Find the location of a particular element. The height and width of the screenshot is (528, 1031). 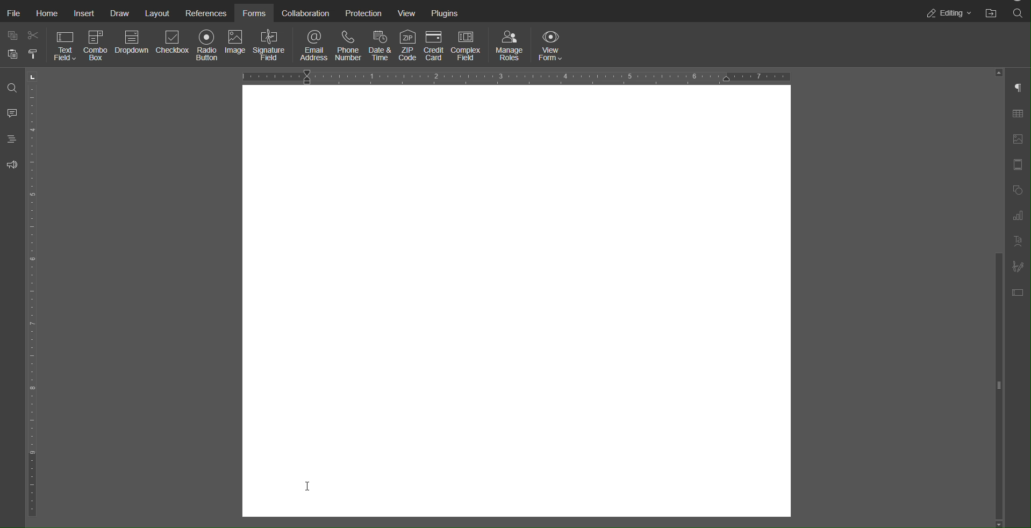

slider is located at coordinates (994, 358).